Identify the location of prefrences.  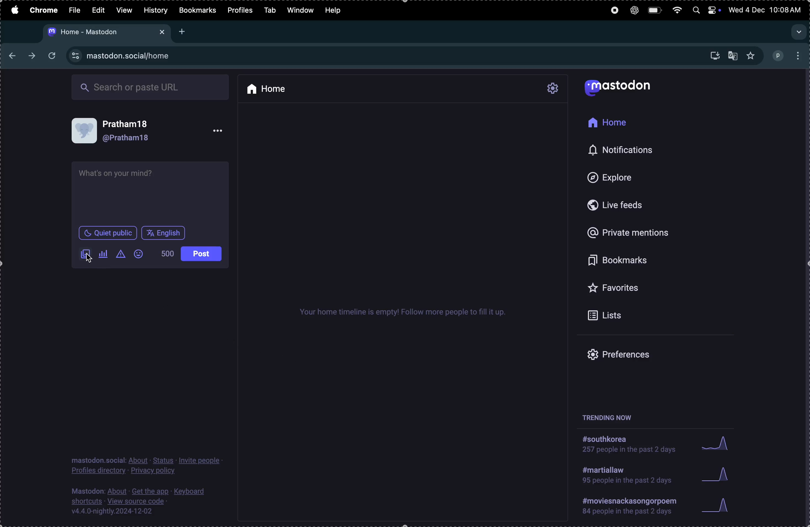
(620, 353).